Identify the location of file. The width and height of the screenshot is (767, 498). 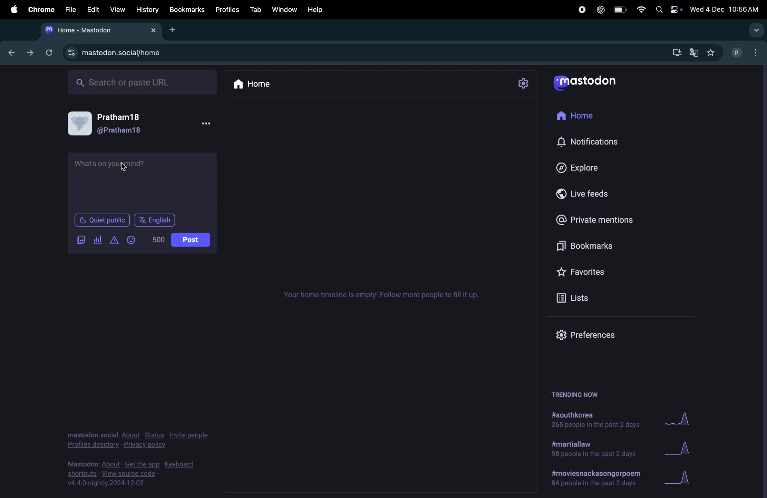
(69, 9).